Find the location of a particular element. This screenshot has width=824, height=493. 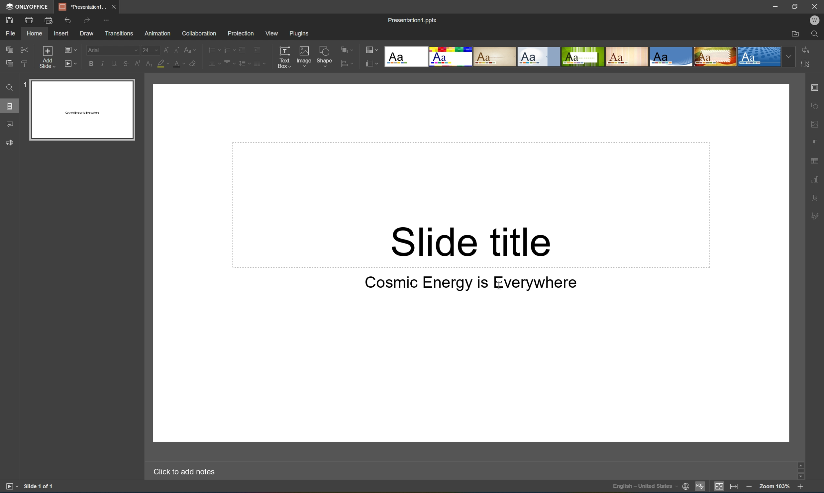

Open file location is located at coordinates (795, 34).